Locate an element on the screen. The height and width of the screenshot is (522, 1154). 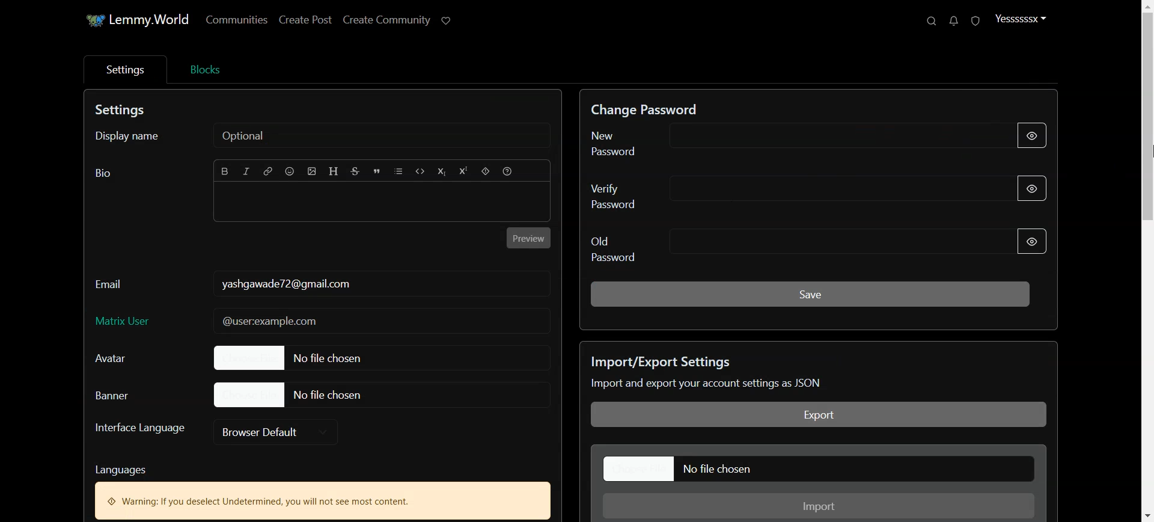
email is located at coordinates (307, 283).